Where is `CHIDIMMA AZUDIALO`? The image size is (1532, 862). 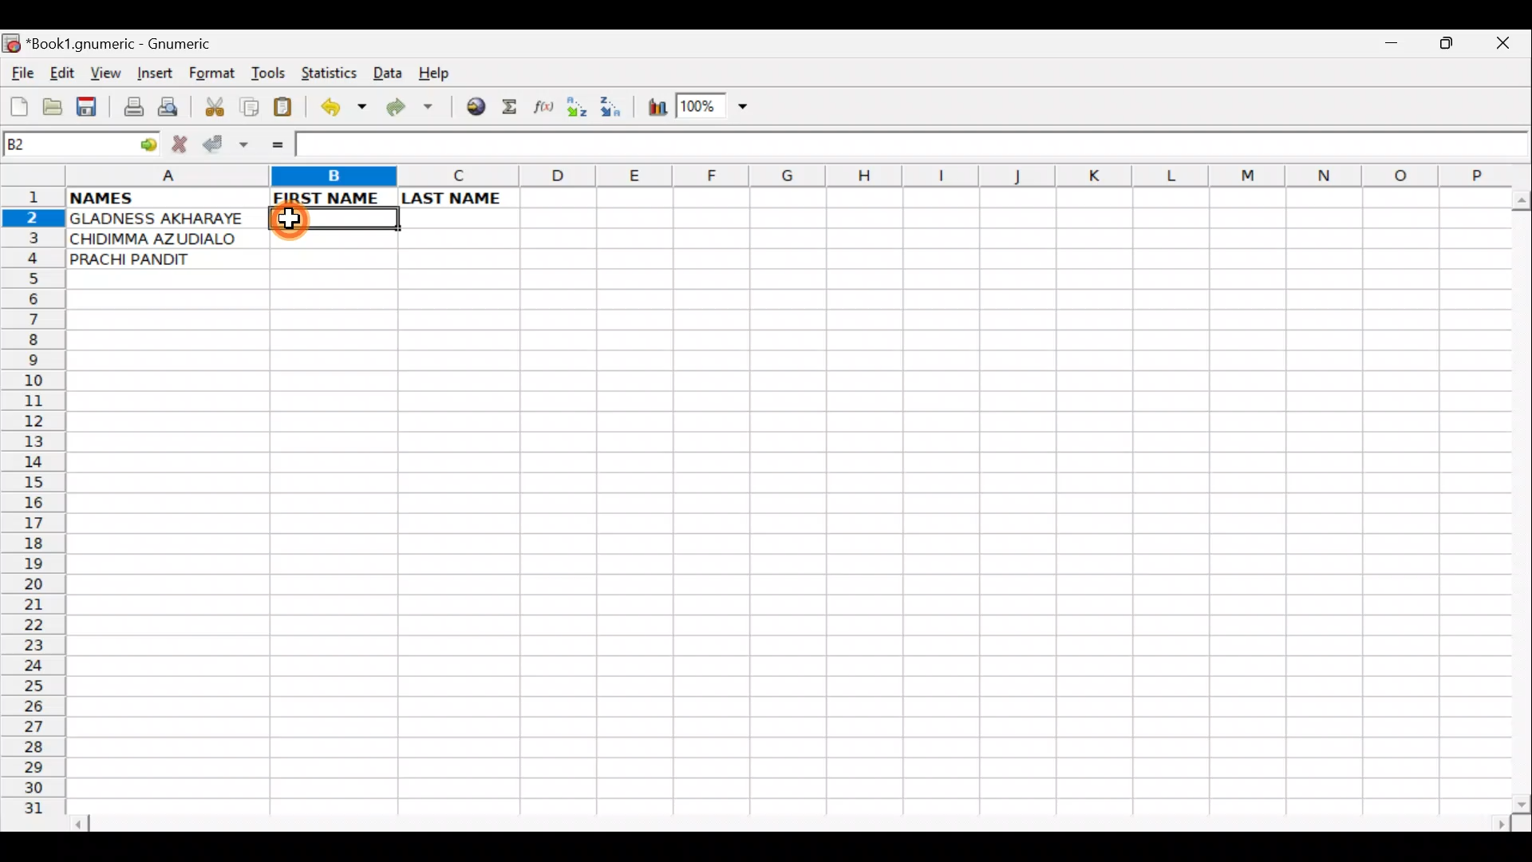
CHIDIMMA AZUDIALO is located at coordinates (164, 239).